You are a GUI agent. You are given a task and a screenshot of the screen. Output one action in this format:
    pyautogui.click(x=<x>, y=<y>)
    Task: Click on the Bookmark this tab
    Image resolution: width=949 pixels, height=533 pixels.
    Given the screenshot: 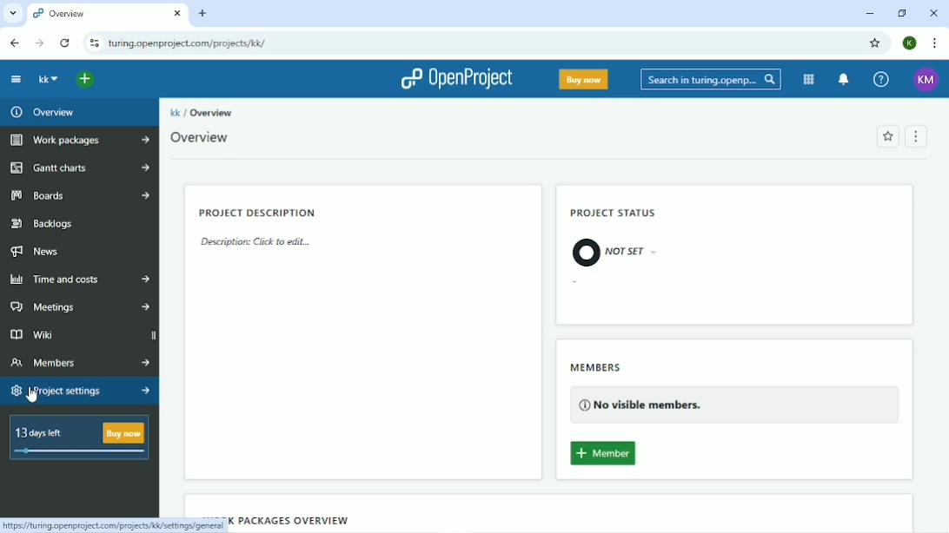 What is the action you would take?
    pyautogui.click(x=875, y=43)
    